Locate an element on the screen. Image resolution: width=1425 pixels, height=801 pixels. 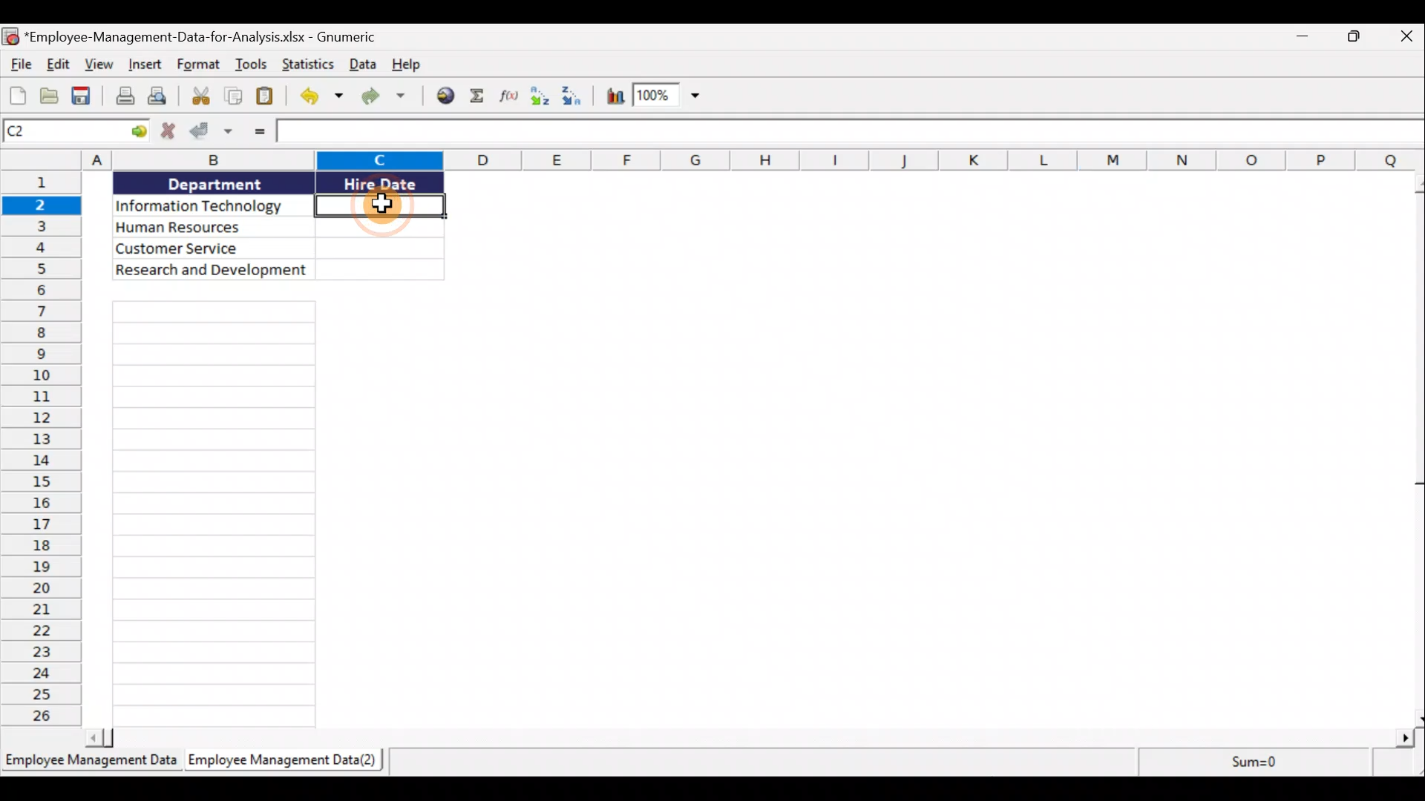
Undo last action is located at coordinates (318, 98).